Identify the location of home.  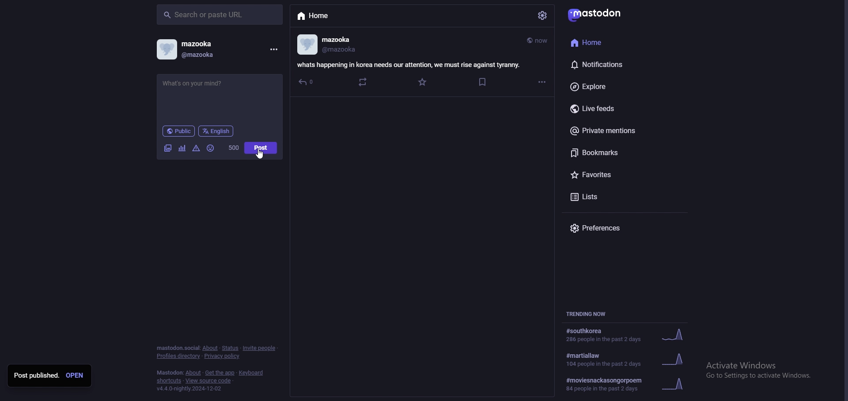
(332, 16).